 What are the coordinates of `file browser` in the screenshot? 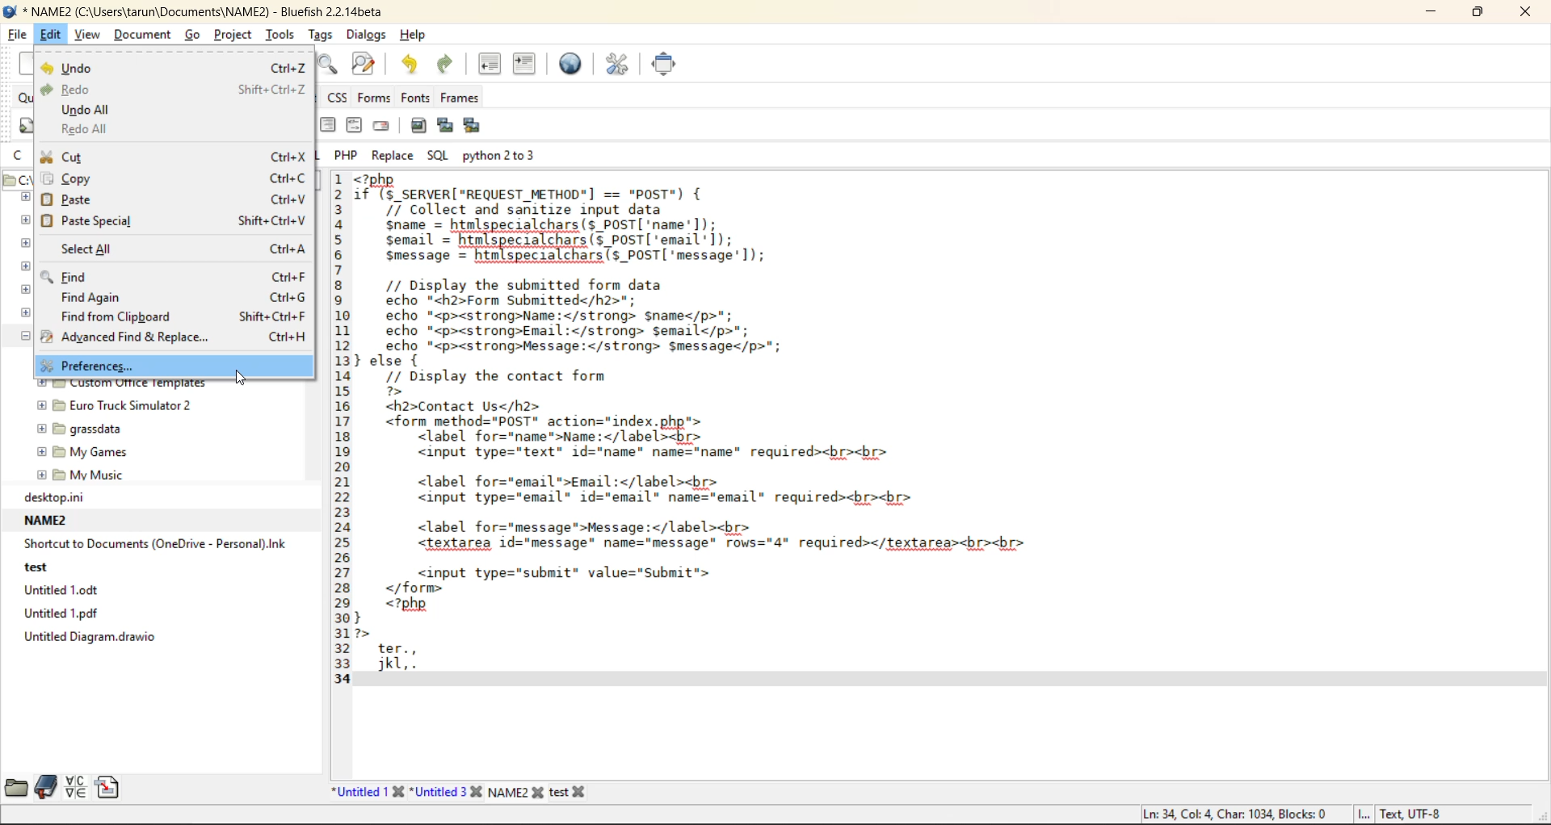 It's located at (13, 789).